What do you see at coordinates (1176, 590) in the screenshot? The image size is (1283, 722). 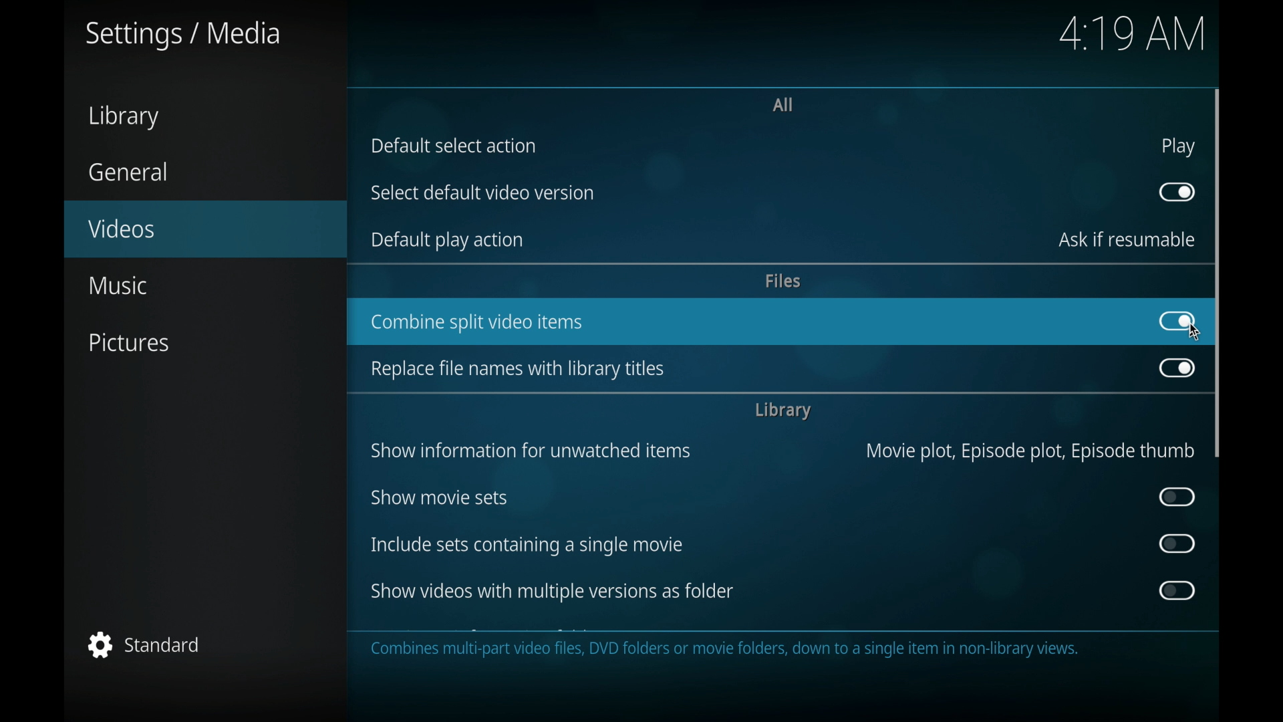 I see `toggle button` at bounding box center [1176, 590].